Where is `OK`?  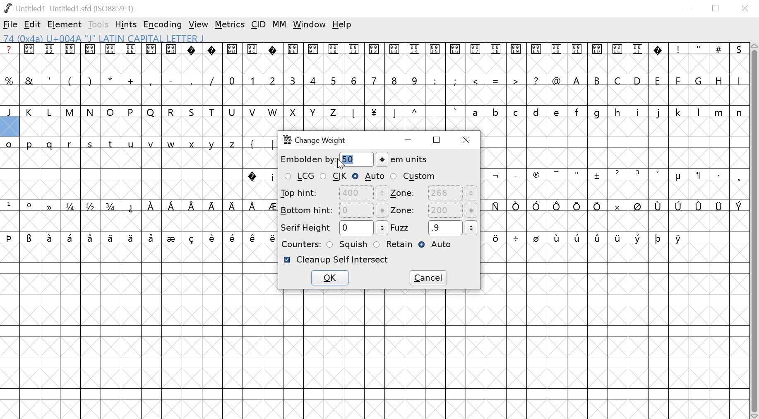 OK is located at coordinates (329, 279).